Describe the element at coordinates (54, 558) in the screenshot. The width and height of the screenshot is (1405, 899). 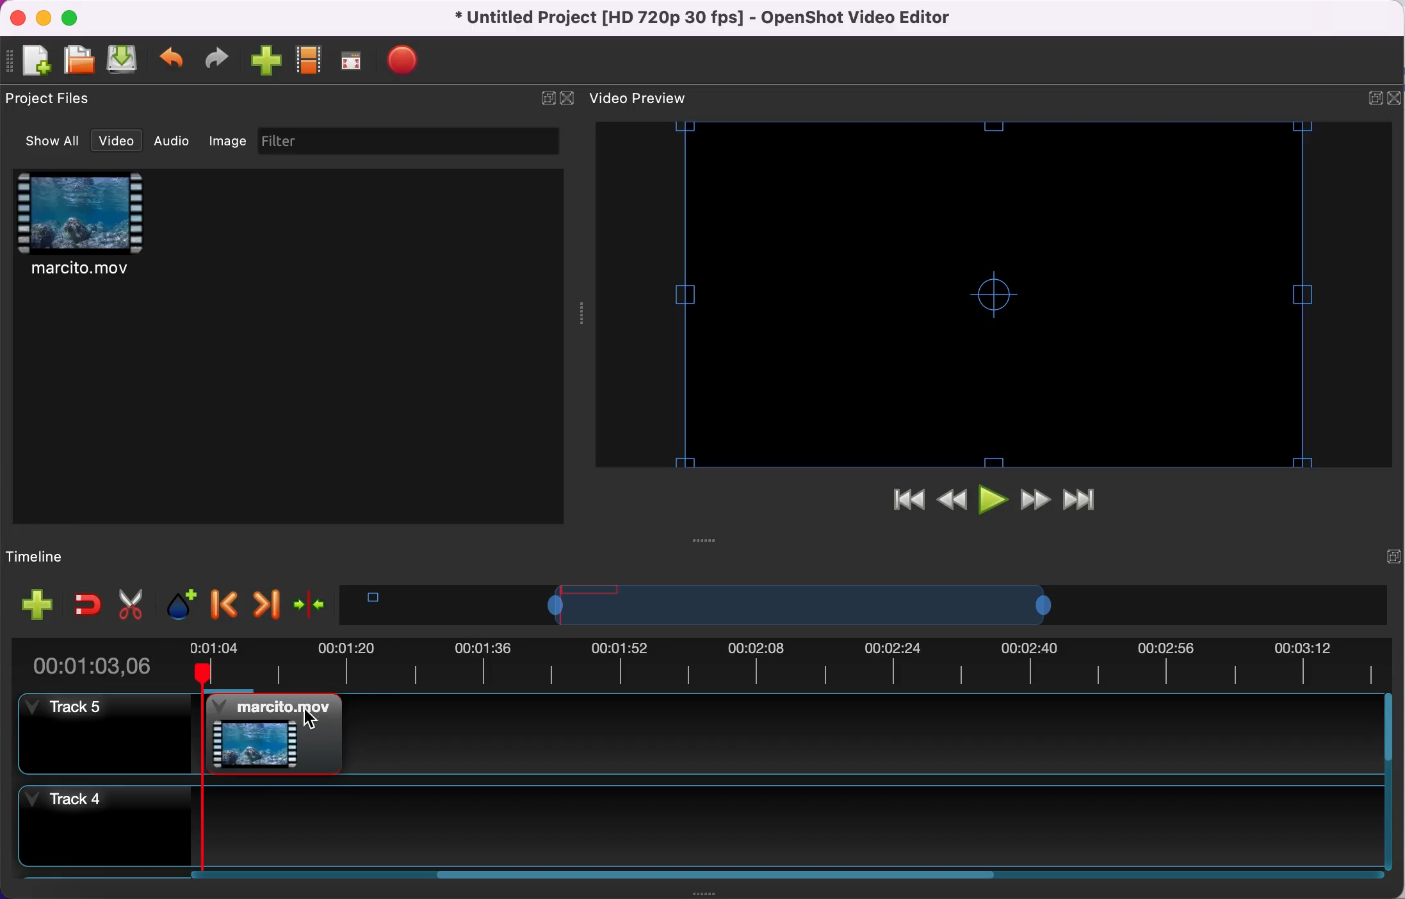
I see `timeline` at that location.